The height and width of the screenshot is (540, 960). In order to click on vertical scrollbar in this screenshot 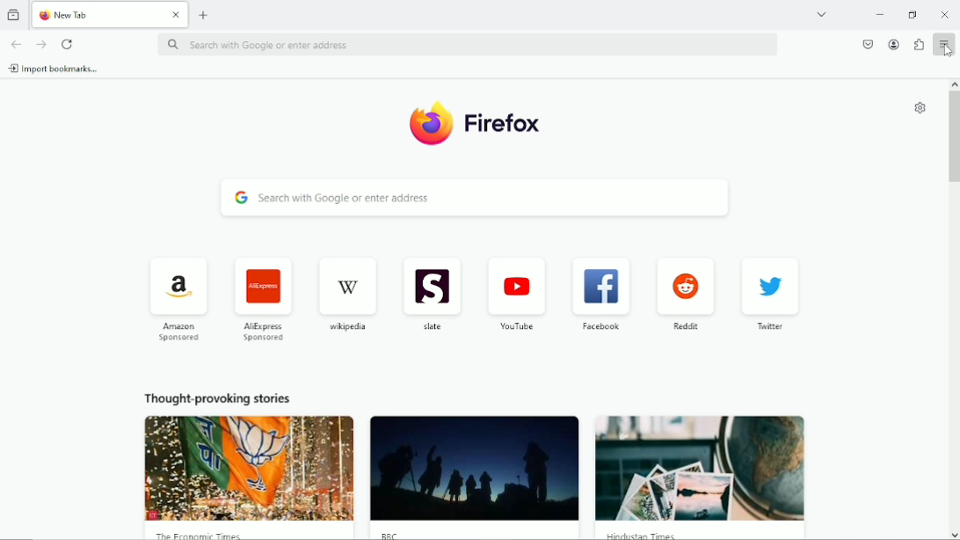, I will do `click(954, 309)`.